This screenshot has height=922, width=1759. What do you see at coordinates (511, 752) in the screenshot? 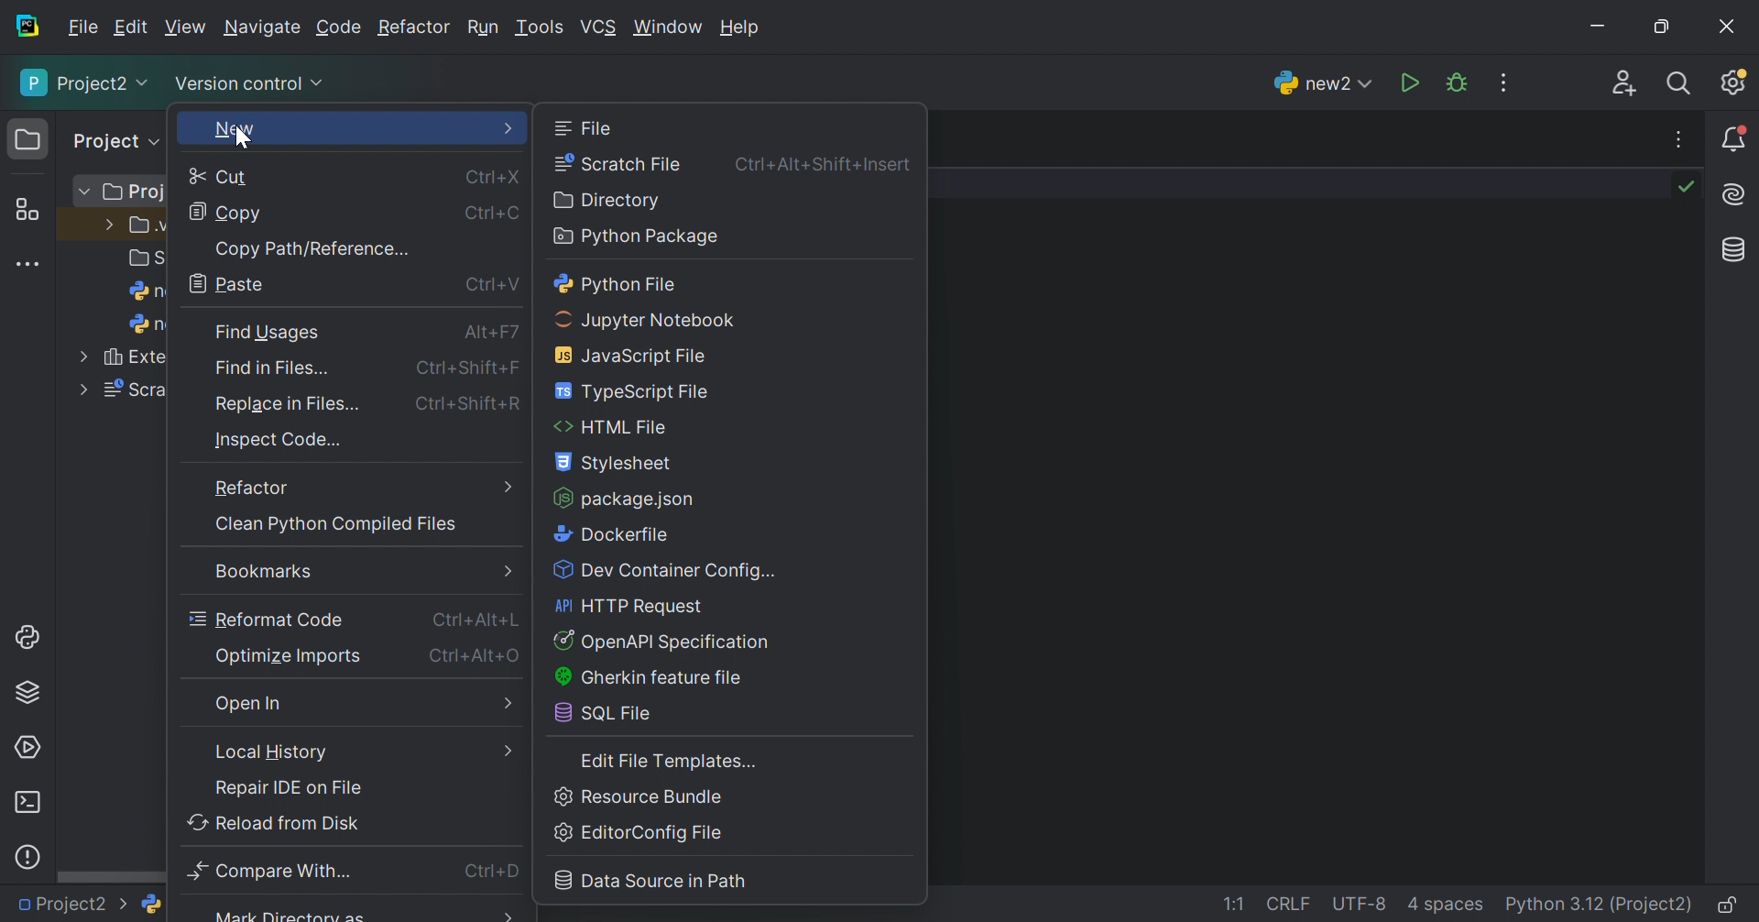
I see `more` at bounding box center [511, 752].